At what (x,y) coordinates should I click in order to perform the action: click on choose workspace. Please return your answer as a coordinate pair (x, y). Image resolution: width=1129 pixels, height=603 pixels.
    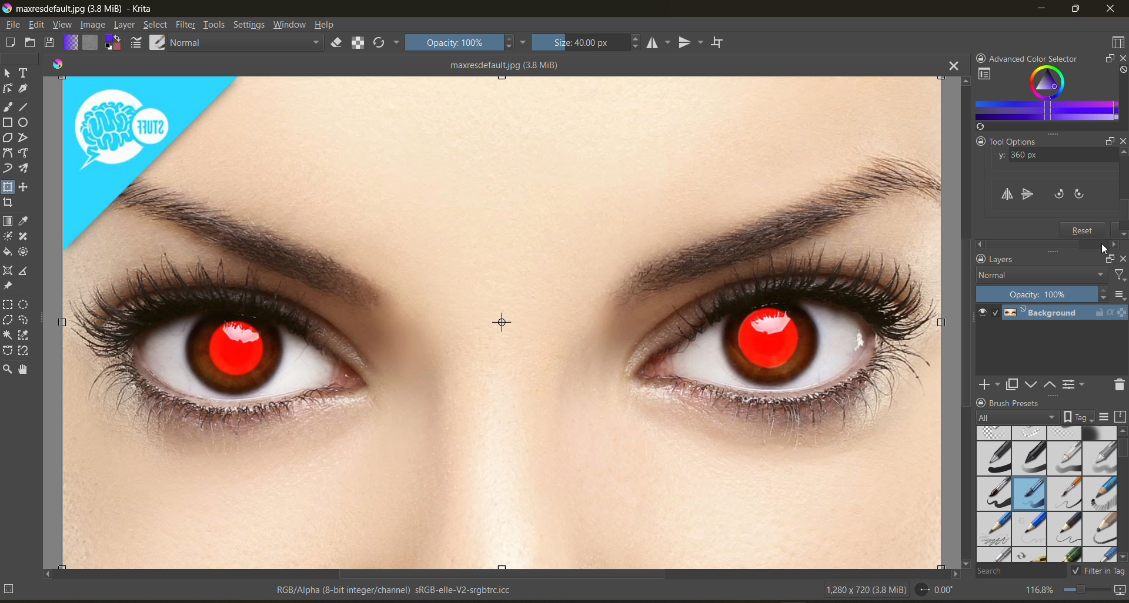
    Looking at the image, I should click on (1117, 43).